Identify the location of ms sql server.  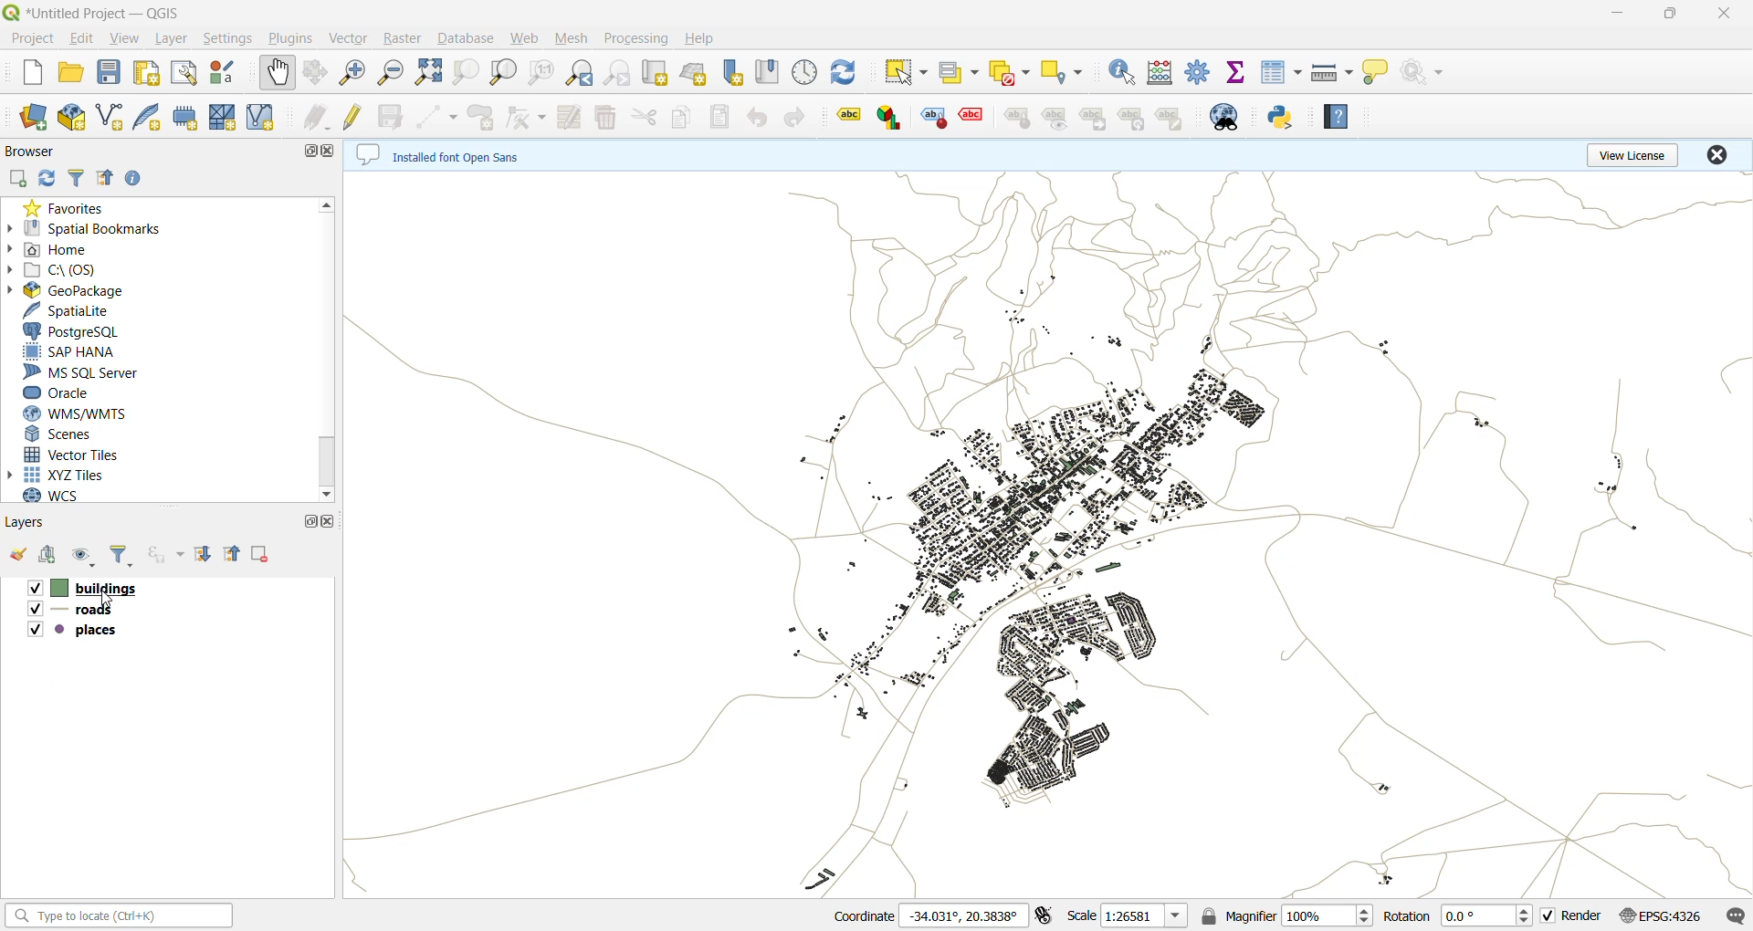
(80, 370).